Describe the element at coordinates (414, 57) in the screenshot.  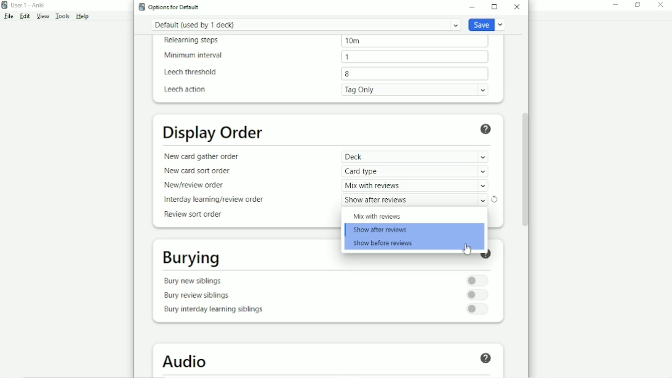
I see `1` at that location.